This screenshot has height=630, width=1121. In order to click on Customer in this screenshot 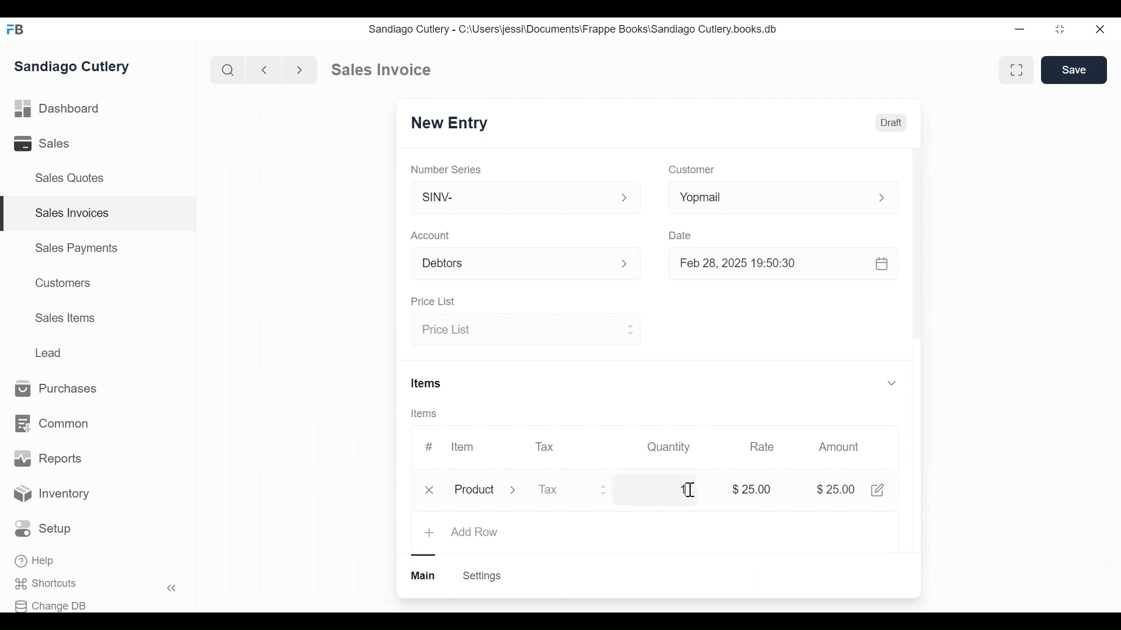, I will do `click(690, 170)`.